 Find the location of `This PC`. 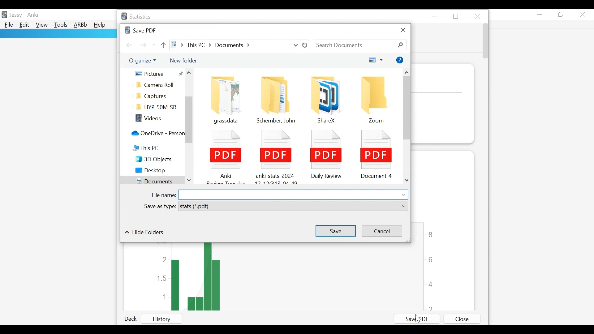

This PC is located at coordinates (153, 149).